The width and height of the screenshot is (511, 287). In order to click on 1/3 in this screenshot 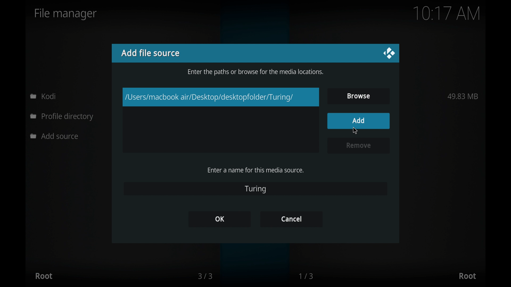, I will do `click(307, 276)`.